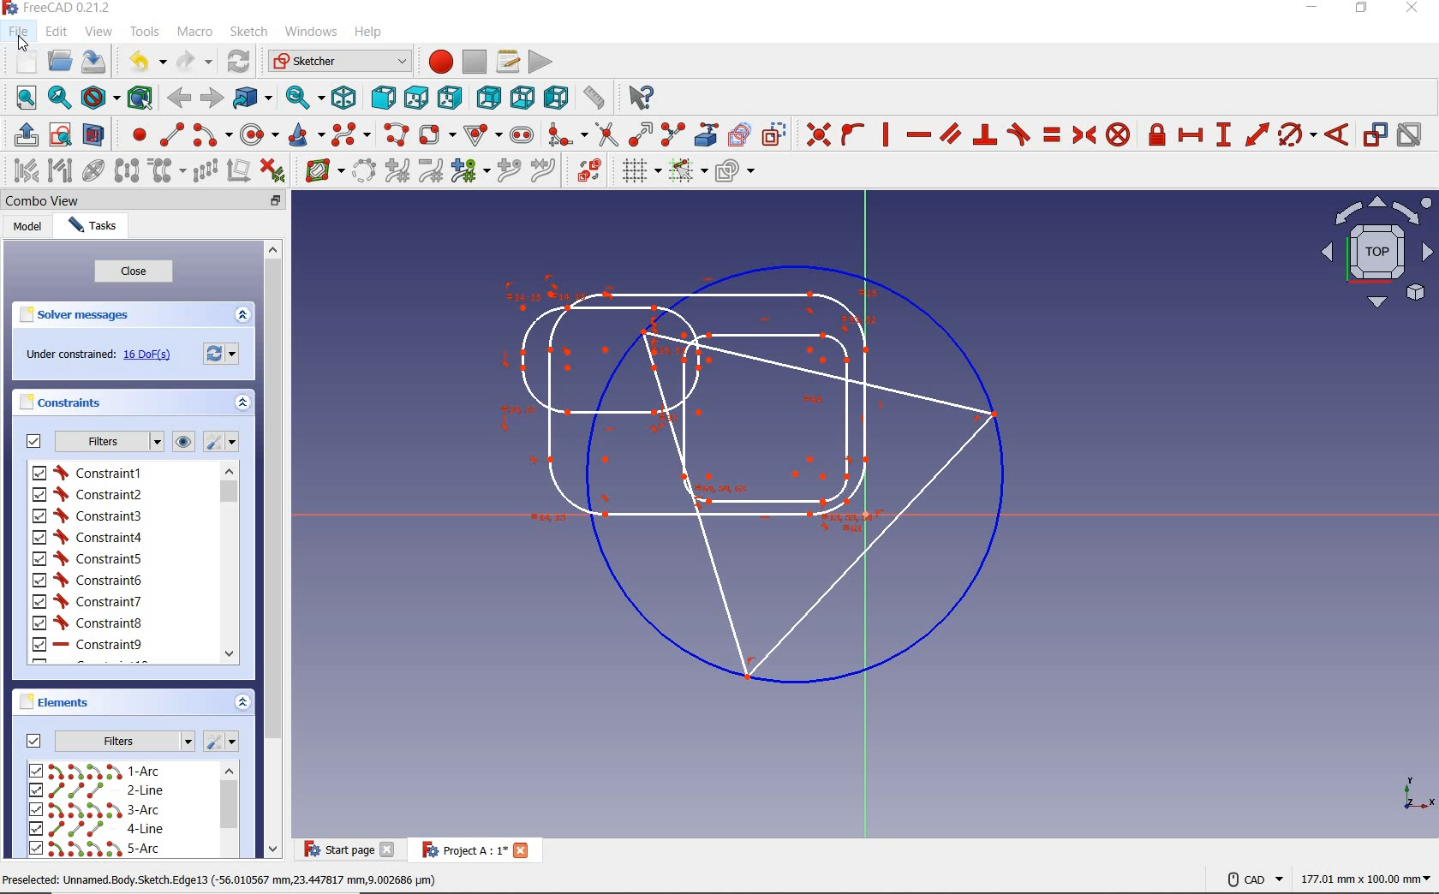  What do you see at coordinates (272, 550) in the screenshot?
I see `scrollbar` at bounding box center [272, 550].